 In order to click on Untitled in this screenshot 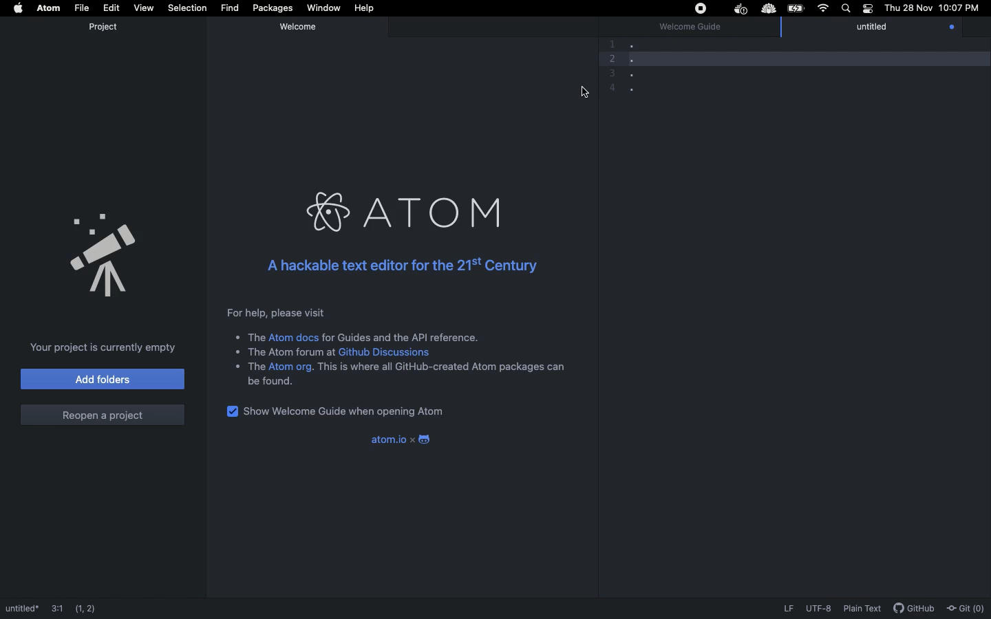, I will do `click(884, 28)`.